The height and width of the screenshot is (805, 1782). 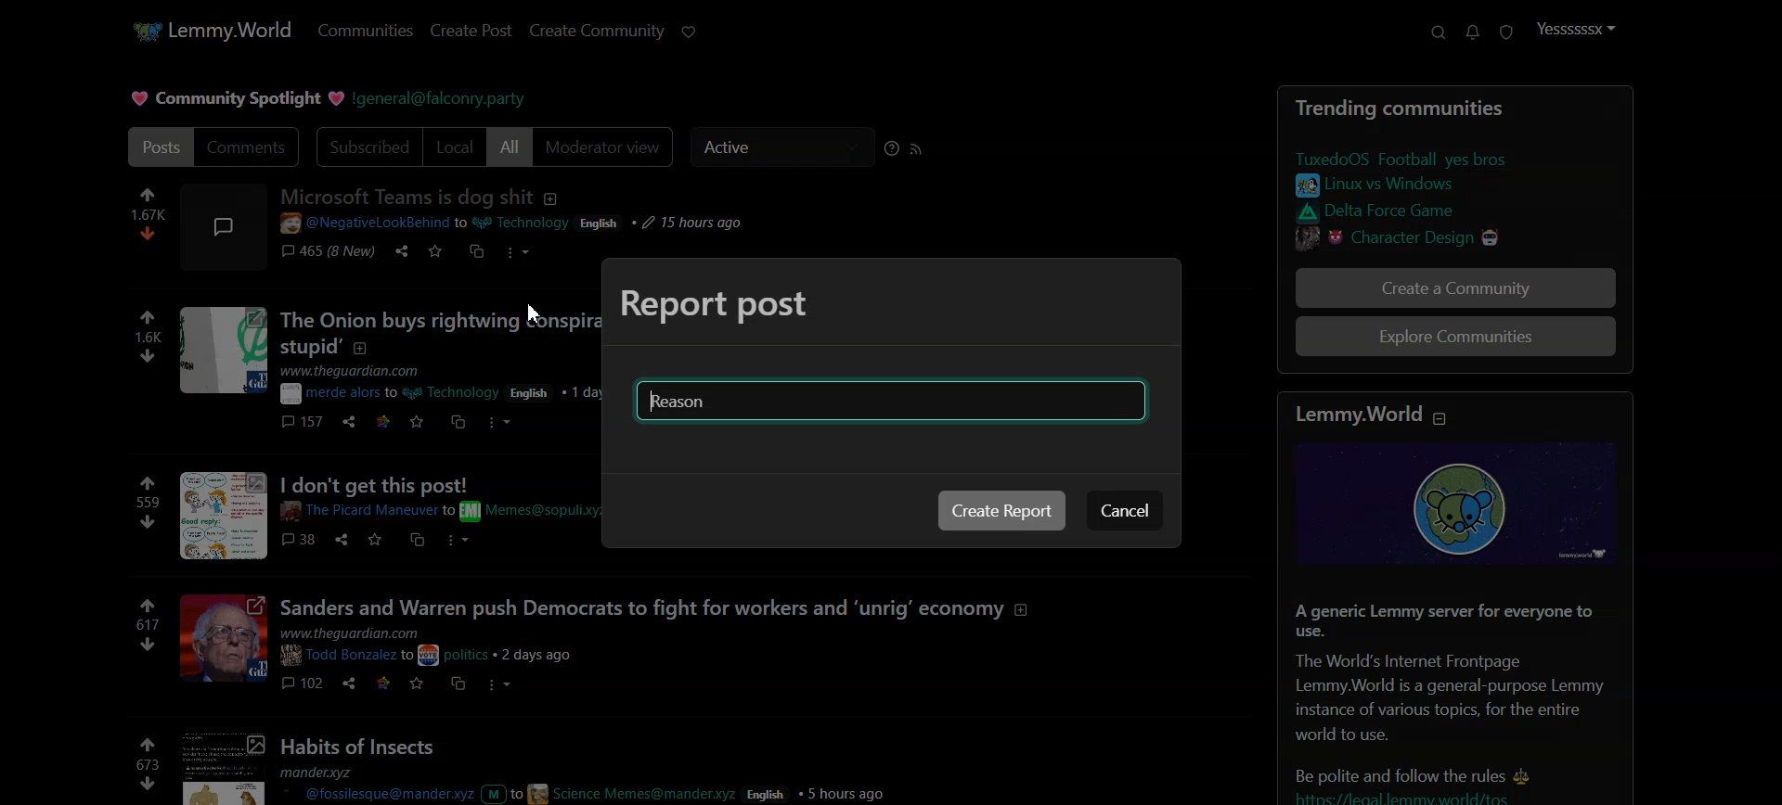 What do you see at coordinates (1466, 507) in the screenshot?
I see `image` at bounding box center [1466, 507].